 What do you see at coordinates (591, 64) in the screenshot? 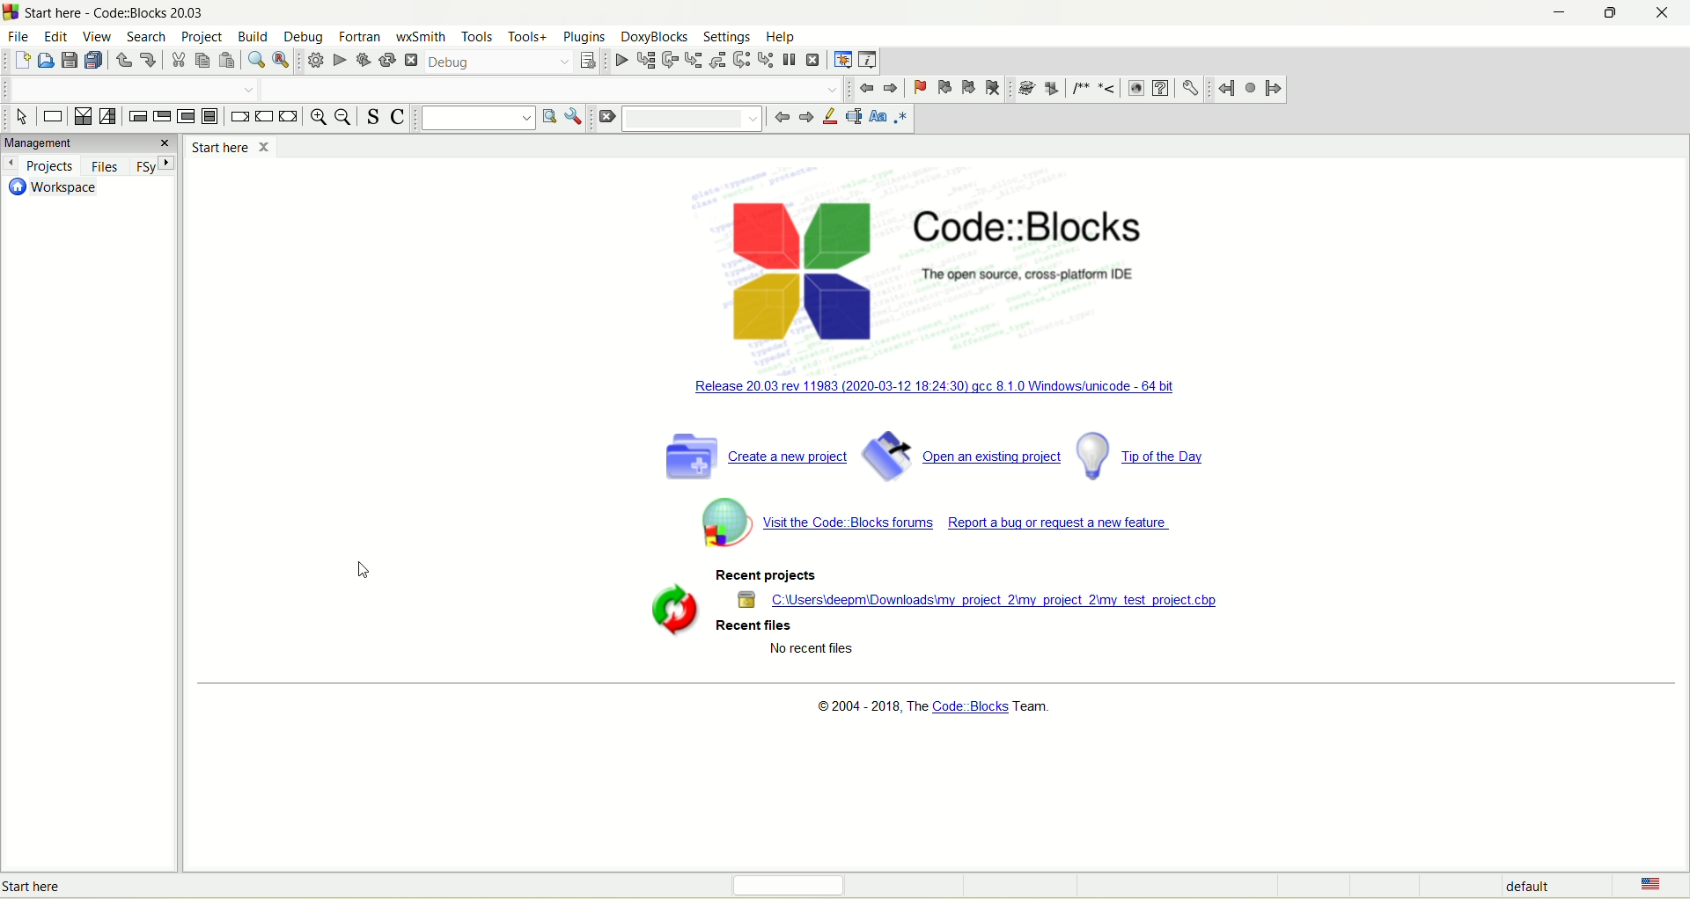
I see `select target dialog` at bounding box center [591, 64].